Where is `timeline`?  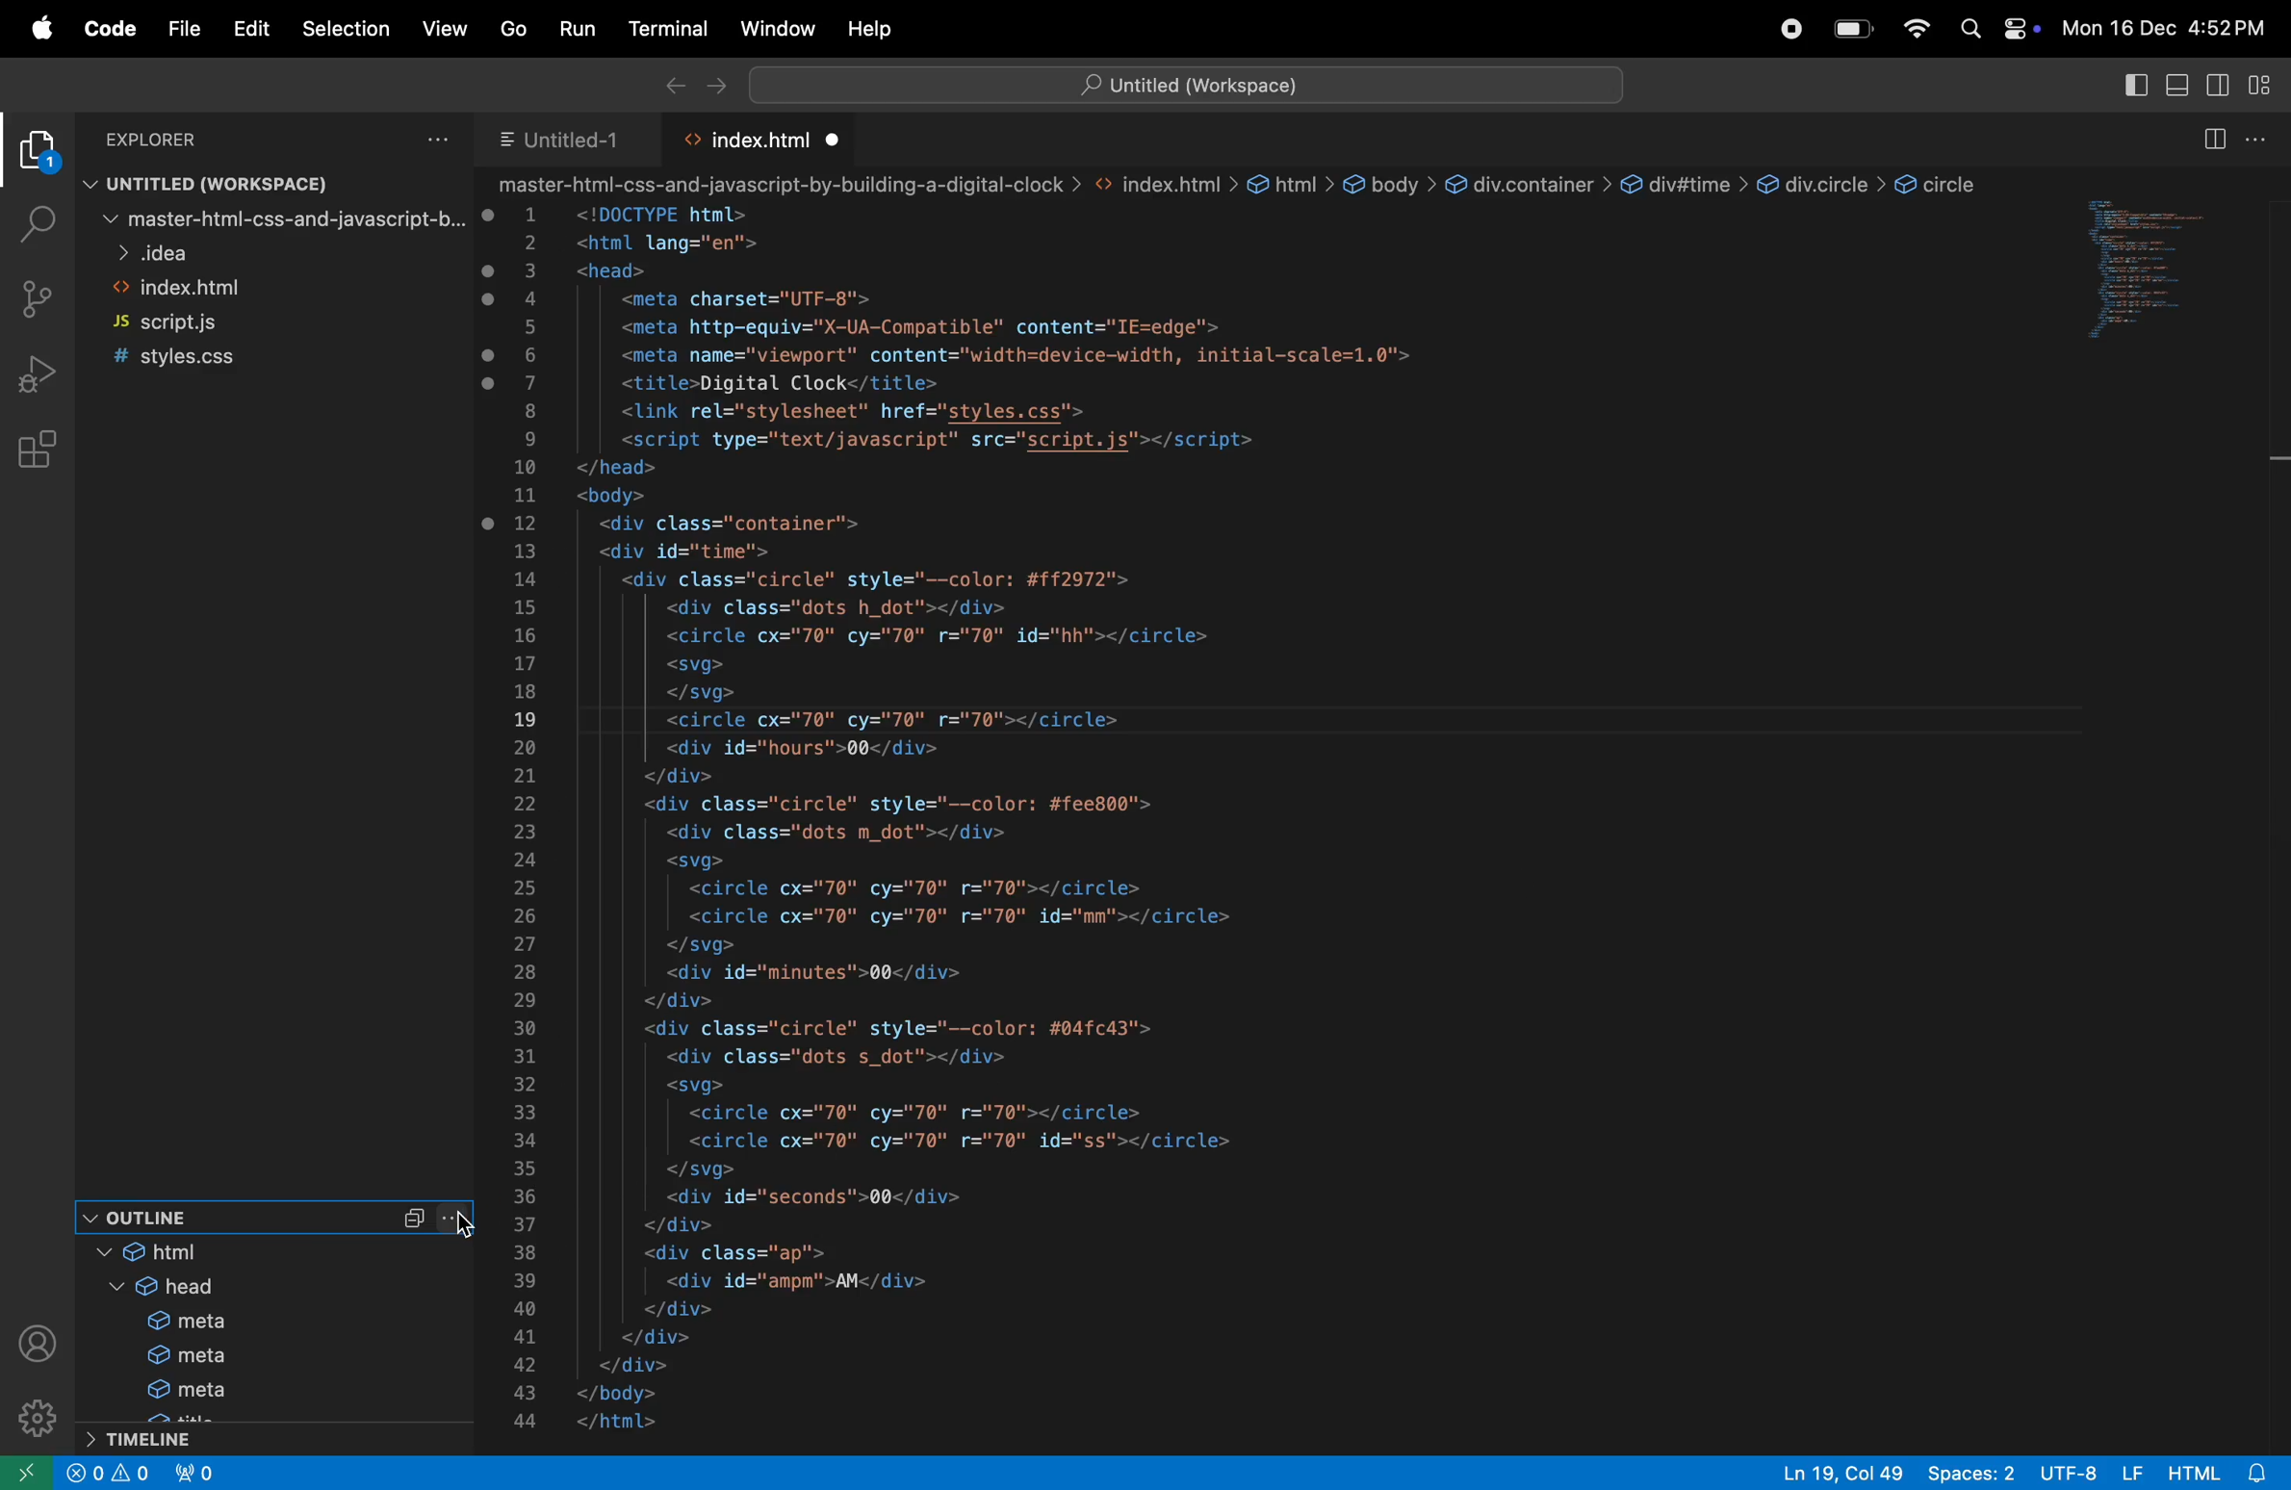 timeline is located at coordinates (169, 1440).